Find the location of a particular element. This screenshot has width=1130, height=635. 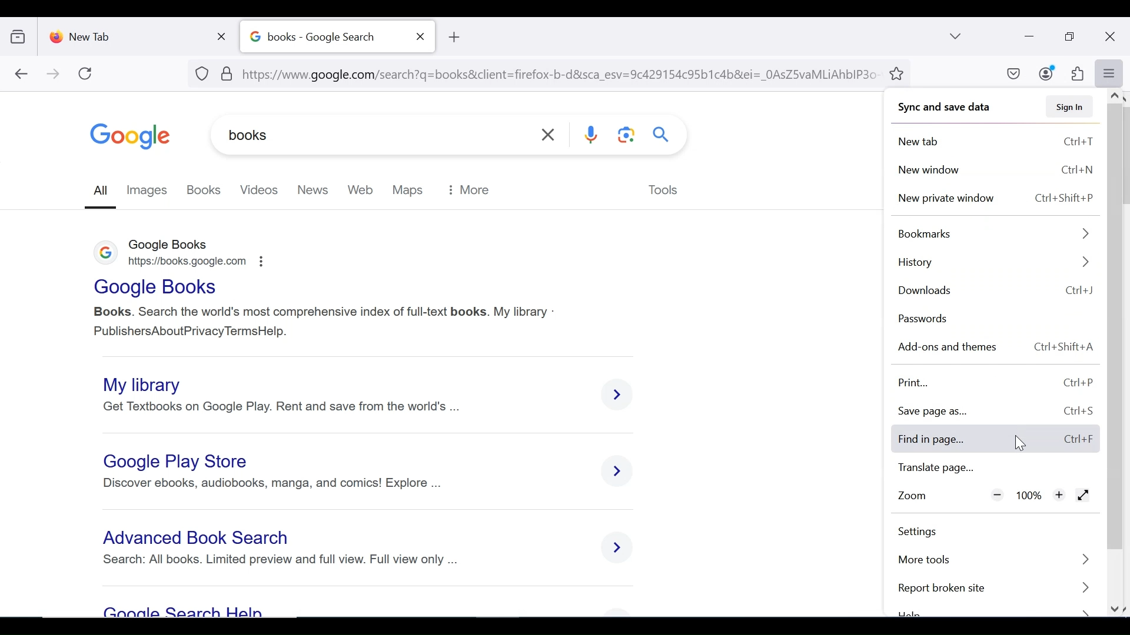

new tB is located at coordinates (453, 37).